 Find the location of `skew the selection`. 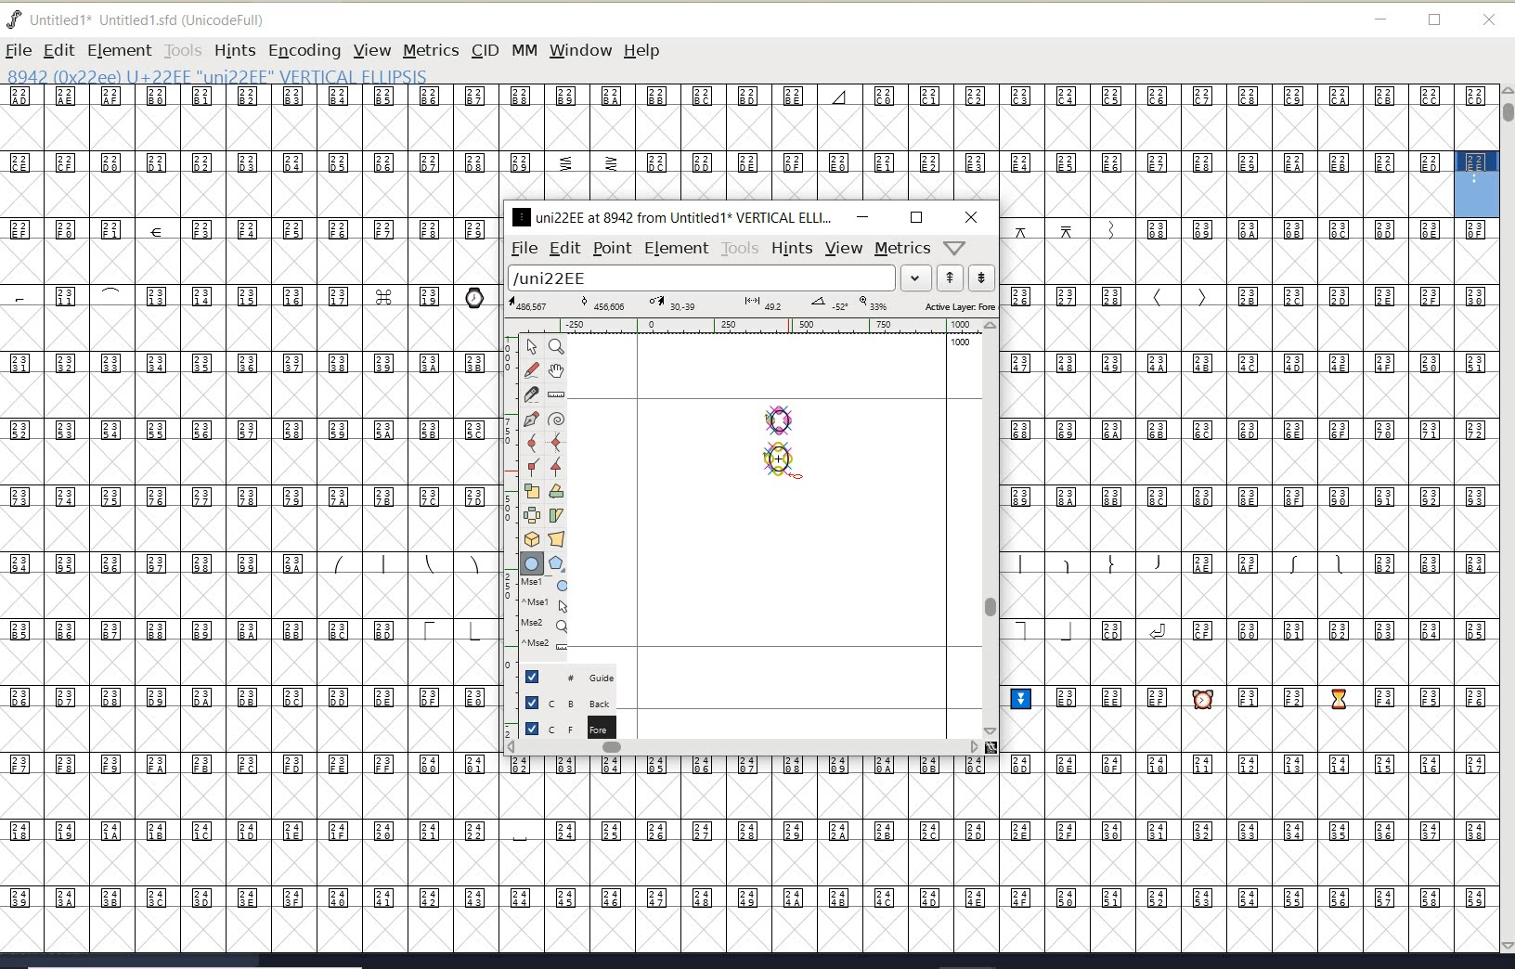

skew the selection is located at coordinates (555, 516).